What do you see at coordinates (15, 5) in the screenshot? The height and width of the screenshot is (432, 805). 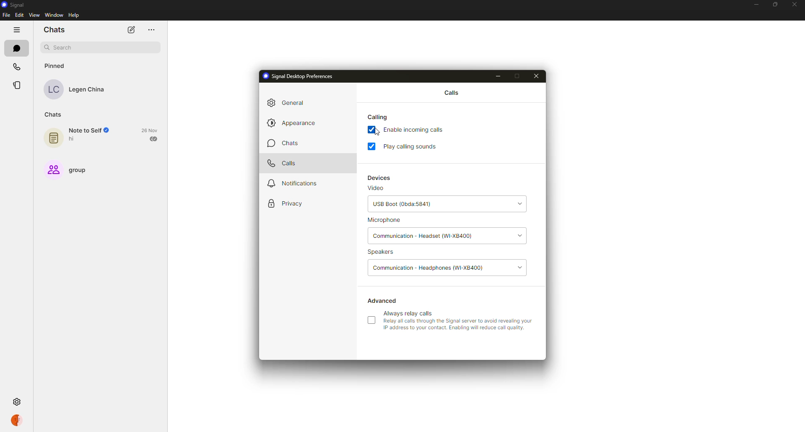 I see `signal` at bounding box center [15, 5].